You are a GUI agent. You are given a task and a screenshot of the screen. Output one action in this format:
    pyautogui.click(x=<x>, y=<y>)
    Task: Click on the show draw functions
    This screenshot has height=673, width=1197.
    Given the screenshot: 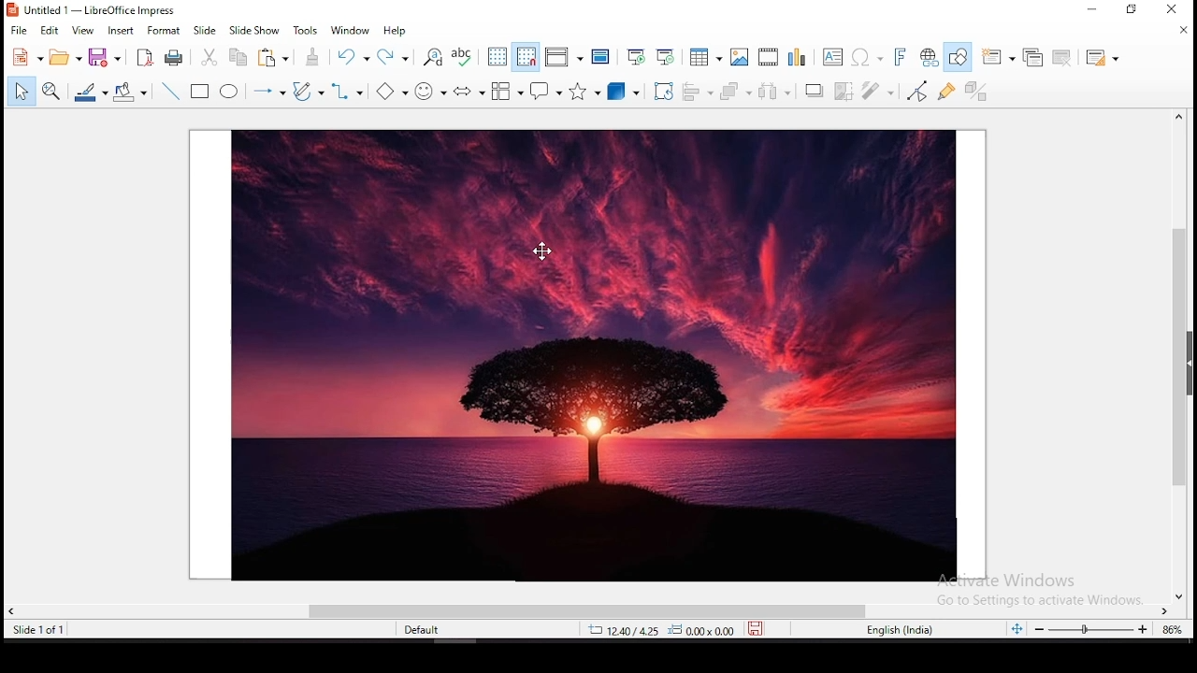 What is the action you would take?
    pyautogui.click(x=961, y=56)
    